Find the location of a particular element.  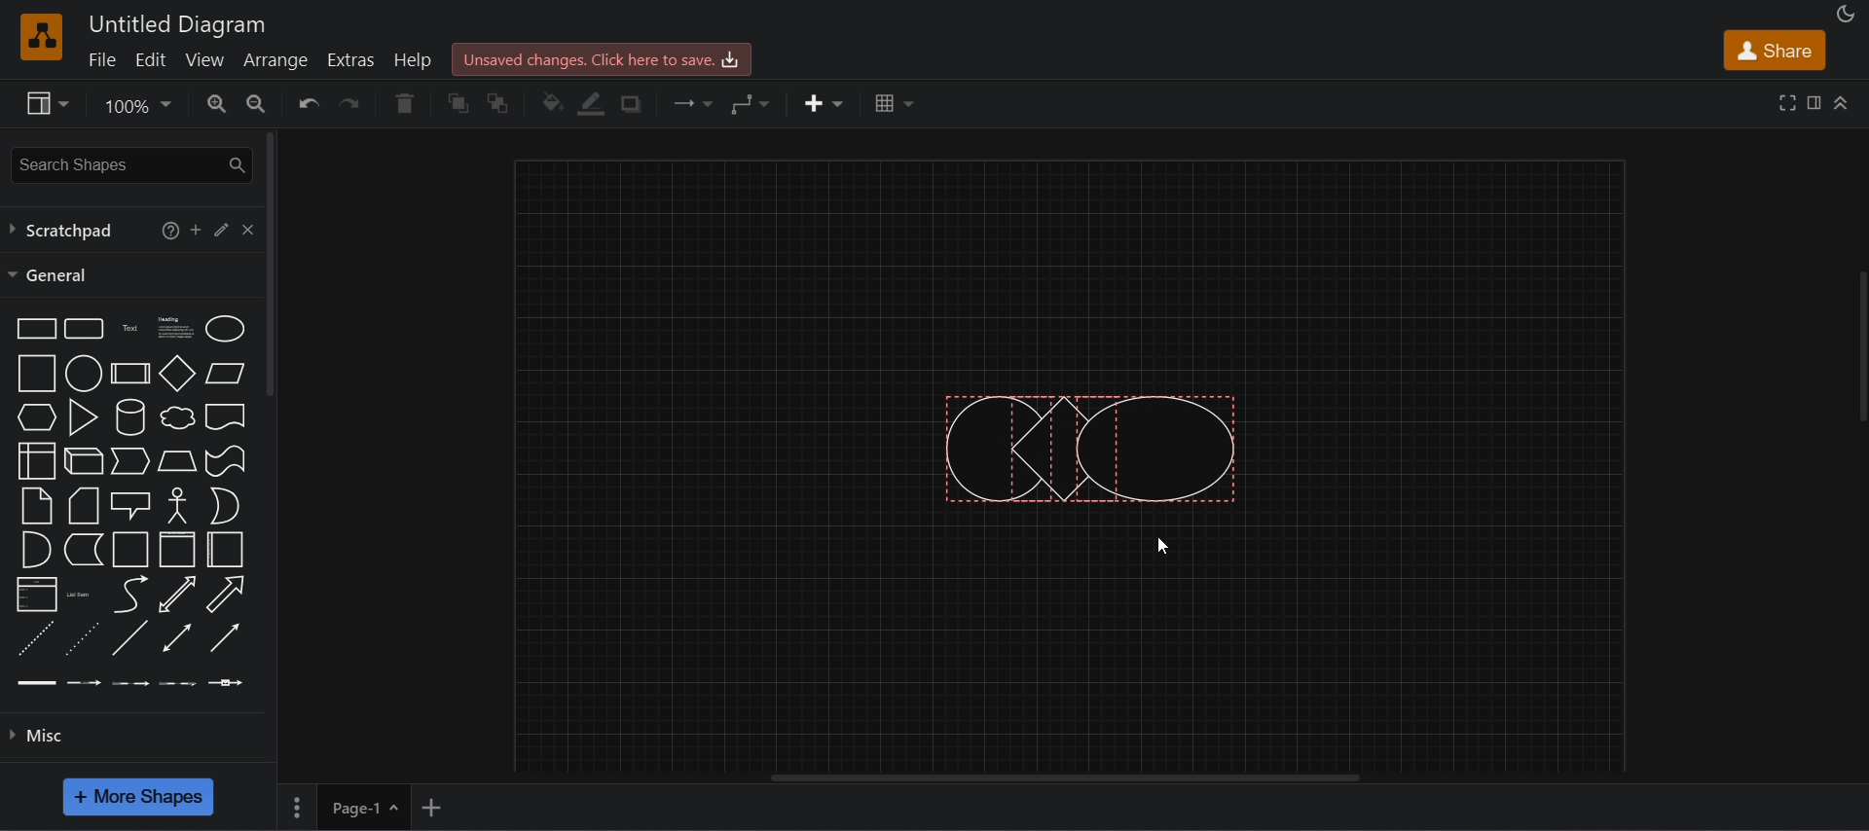

circle is located at coordinates (82, 373).